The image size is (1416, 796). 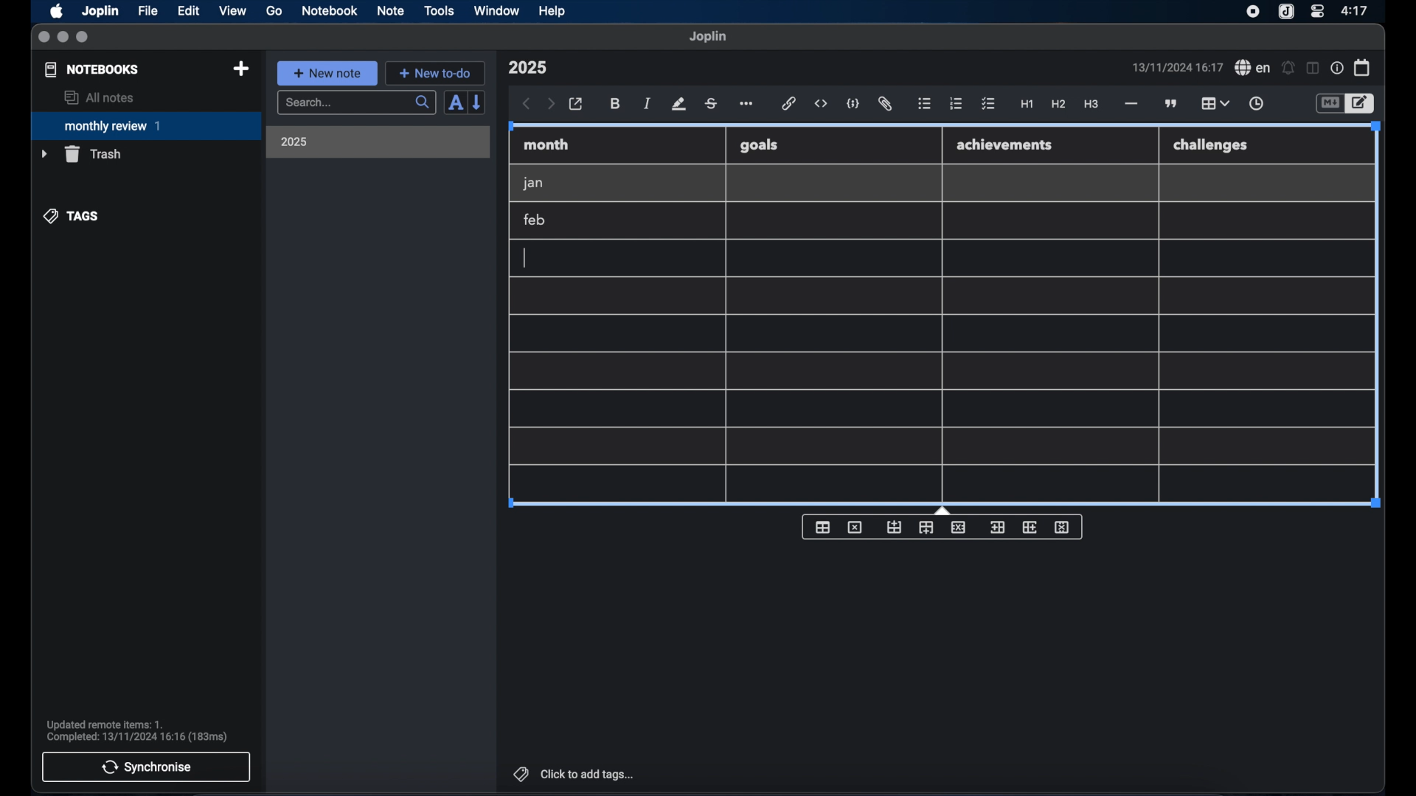 I want to click on all notes, so click(x=99, y=97).